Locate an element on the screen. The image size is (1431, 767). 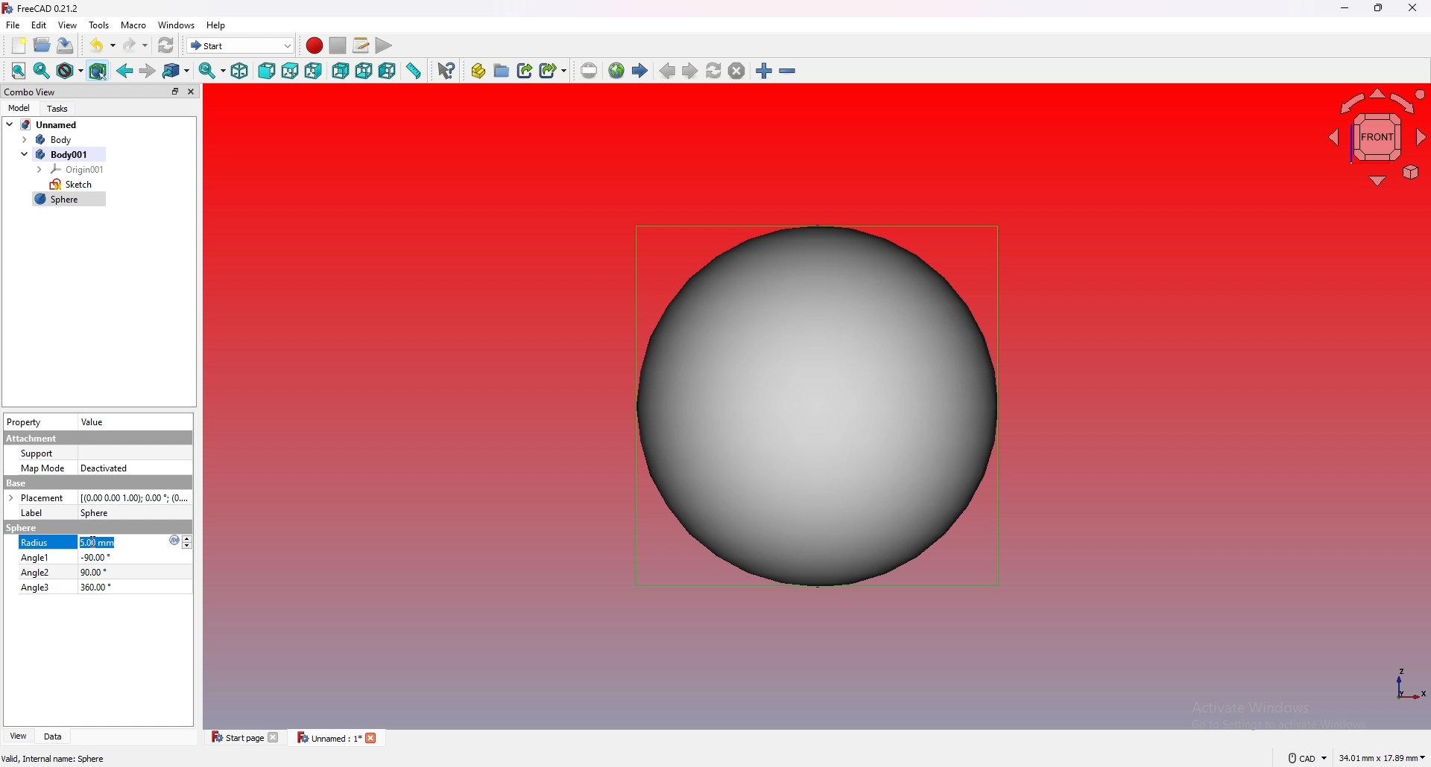
unnamed is located at coordinates (43, 124).